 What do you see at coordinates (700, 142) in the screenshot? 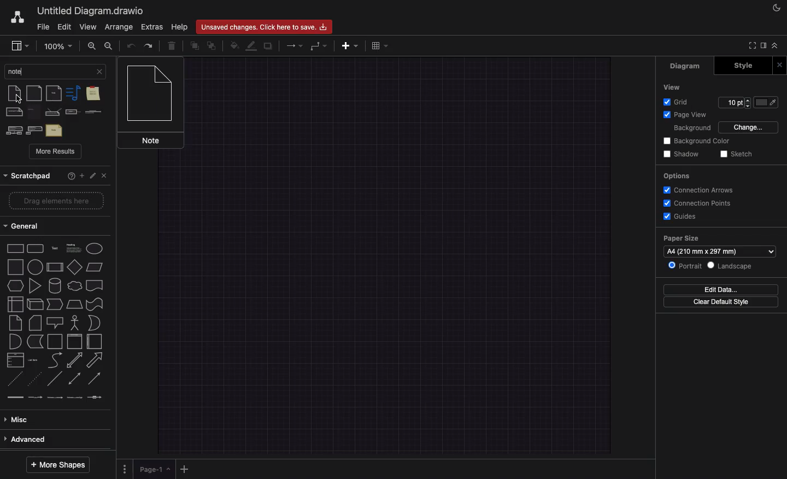
I see `Background color` at bounding box center [700, 142].